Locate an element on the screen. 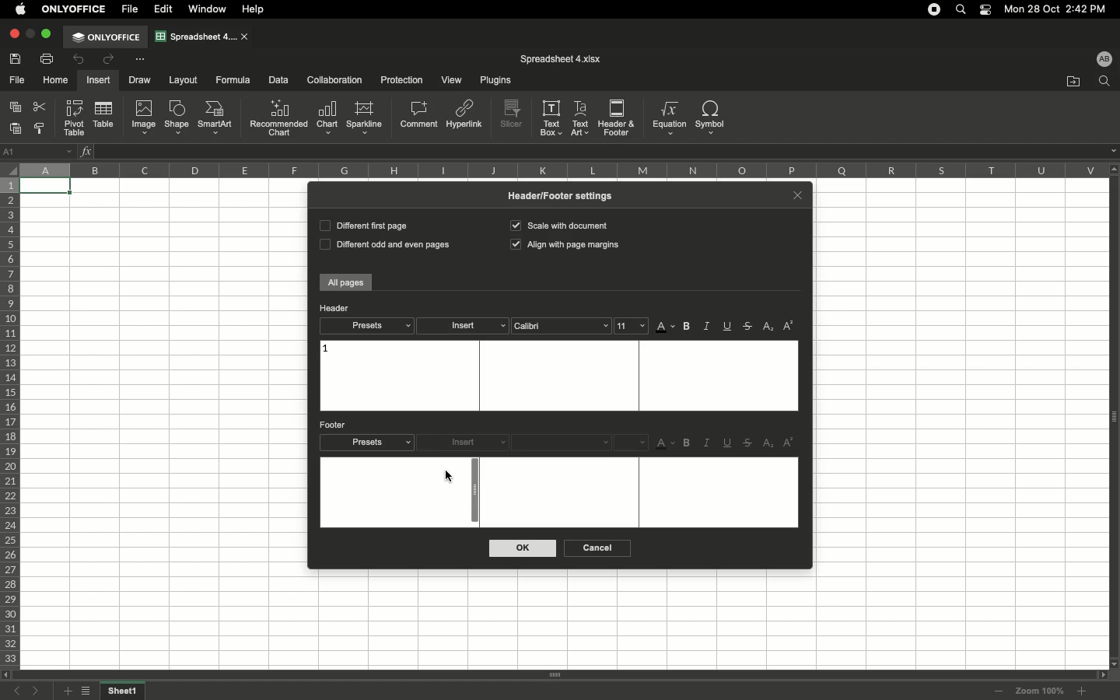 The image size is (1120, 700). Sparkline is located at coordinates (364, 117).